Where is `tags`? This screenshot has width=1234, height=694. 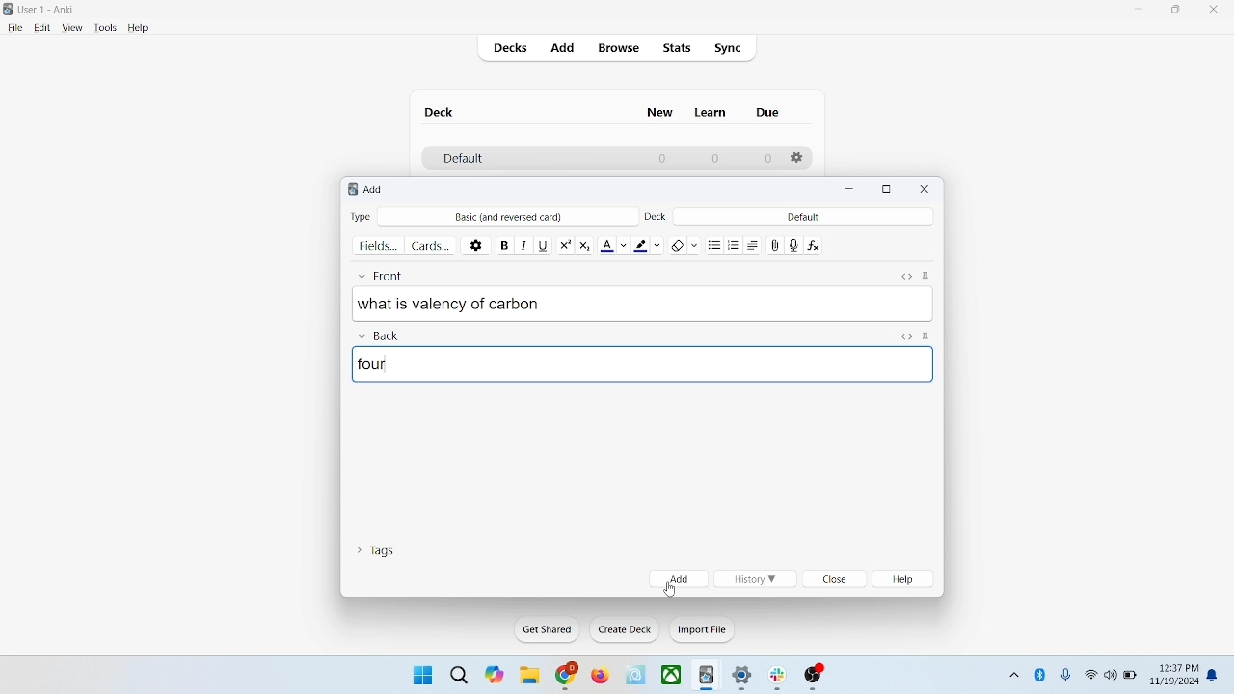
tags is located at coordinates (375, 548).